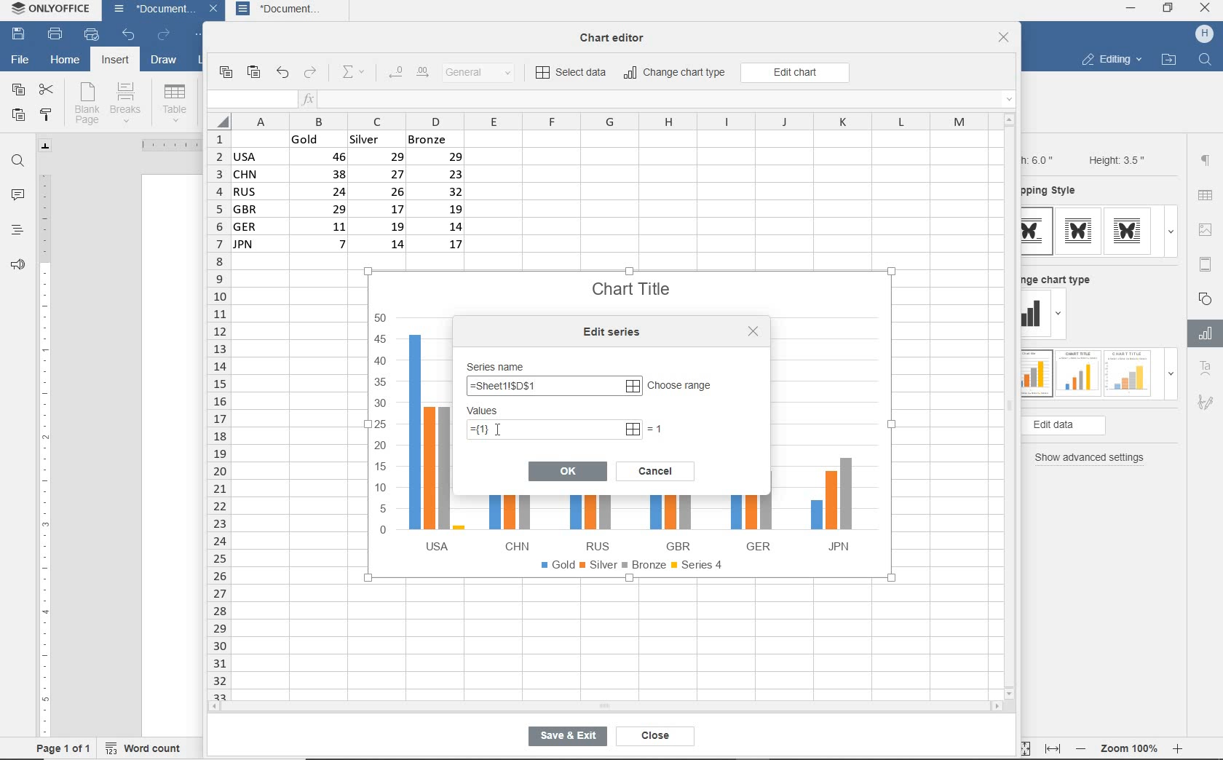 This screenshot has height=760, width=1223. I want to click on edit series, so click(615, 332).